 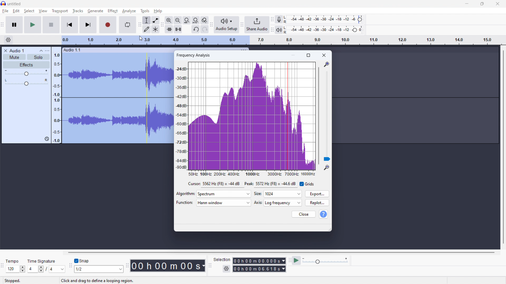 What do you see at coordinates (33, 25) in the screenshot?
I see `play` at bounding box center [33, 25].